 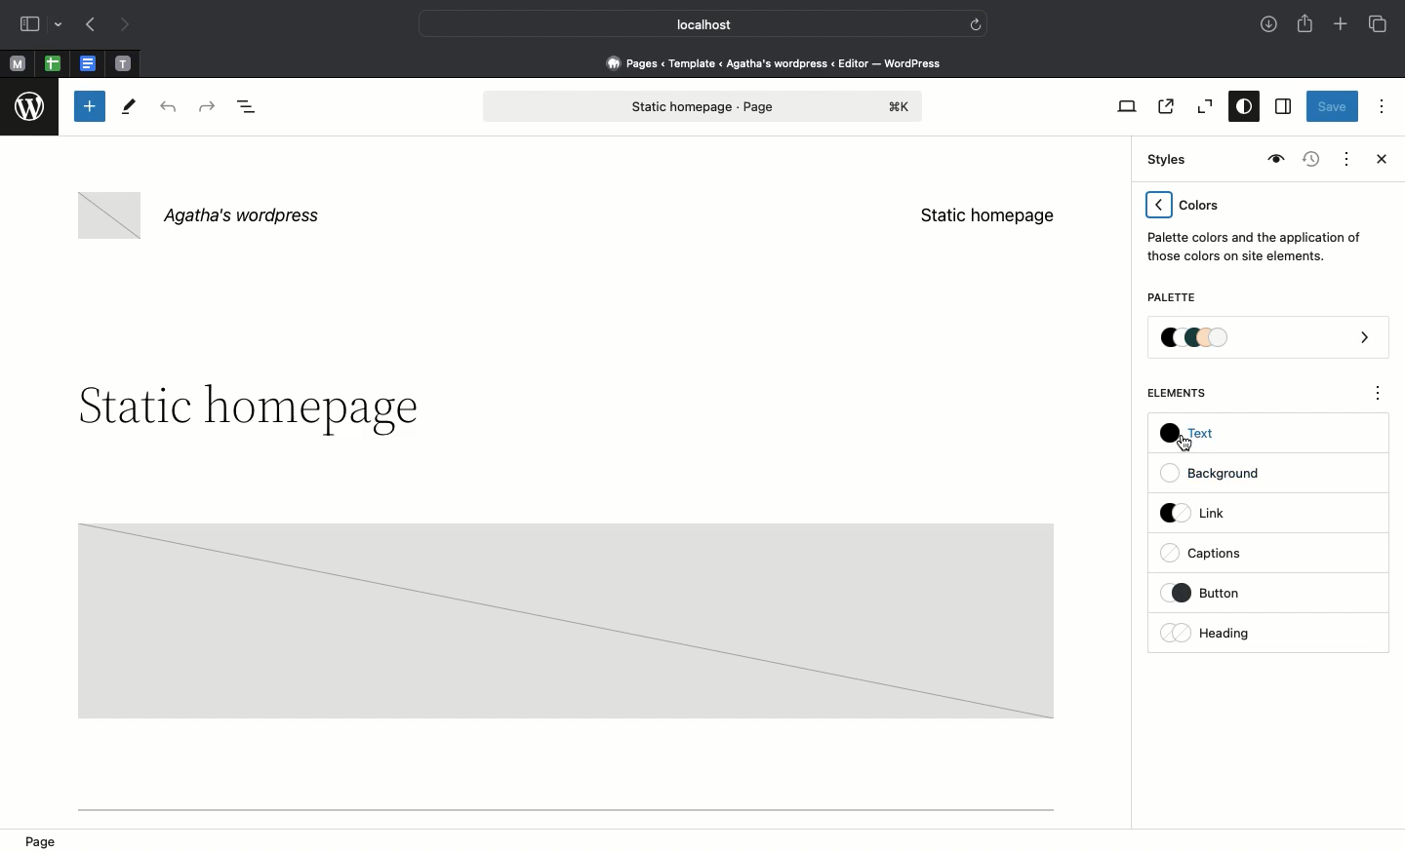 I want to click on Colors, so click(x=1255, y=226).